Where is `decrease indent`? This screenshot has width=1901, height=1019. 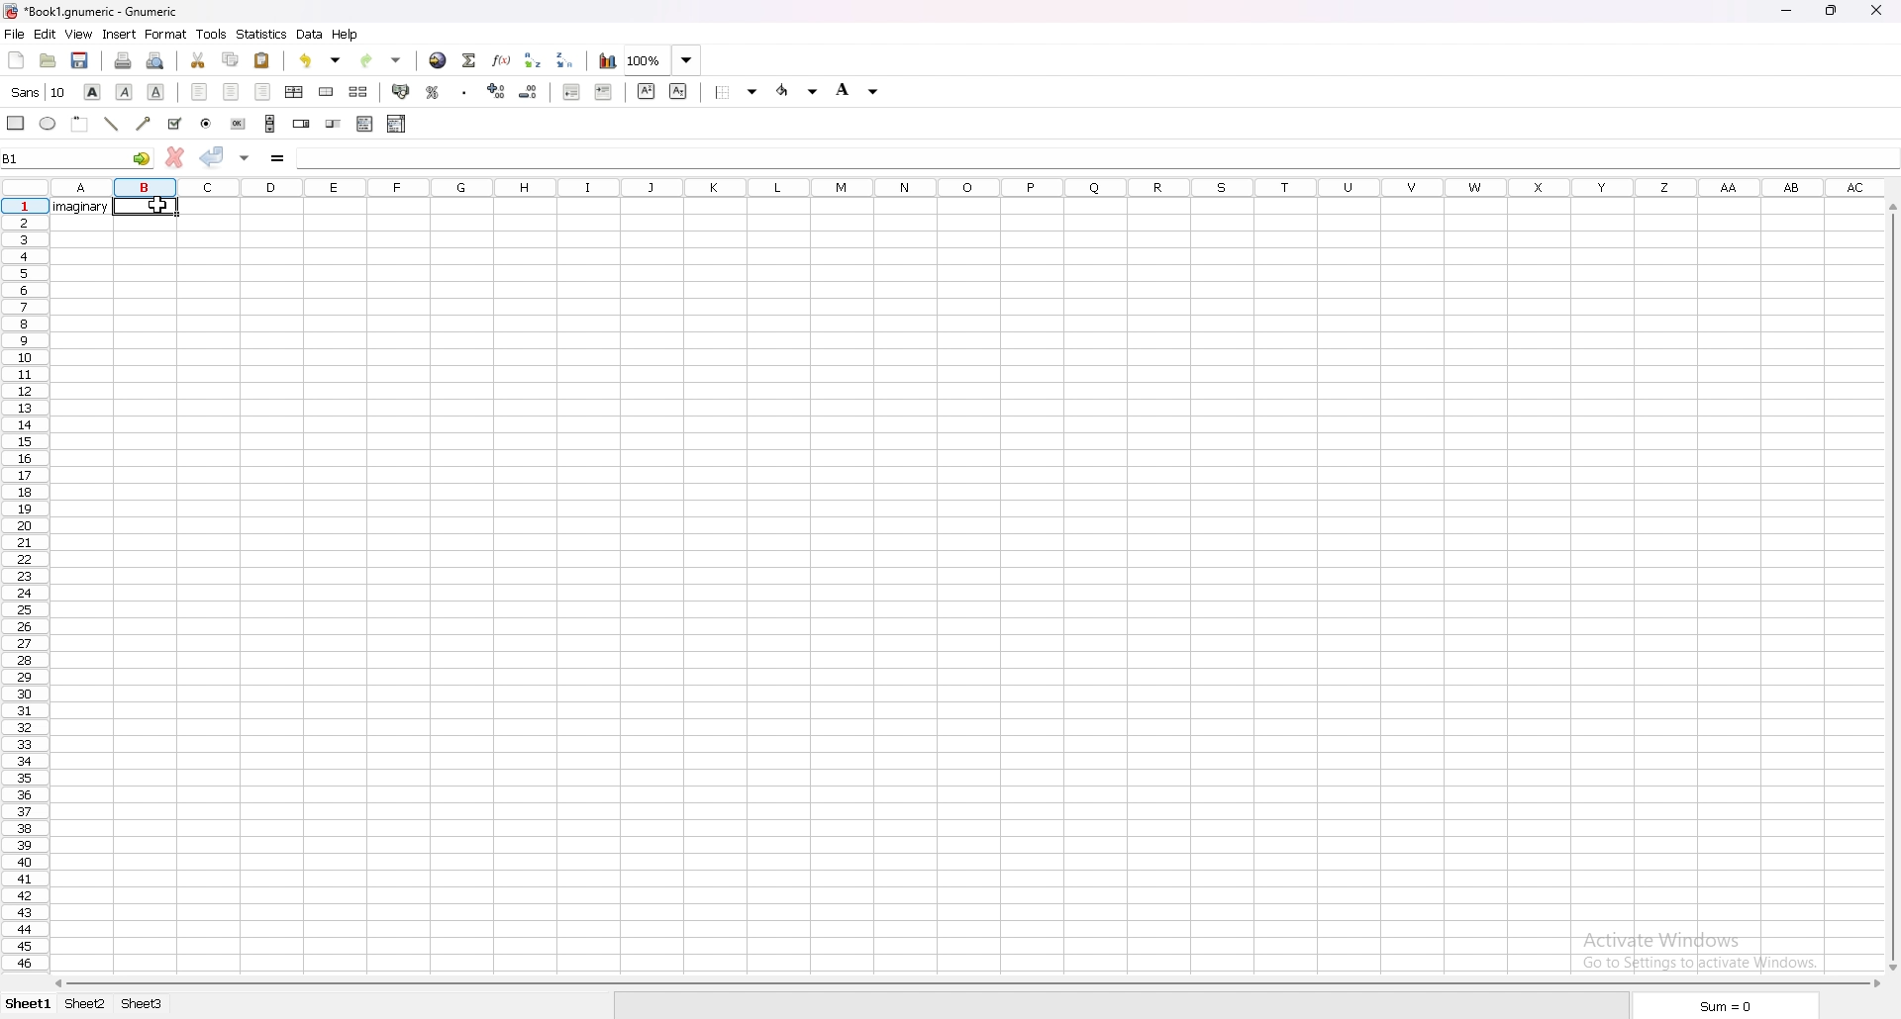
decrease indent is located at coordinates (570, 93).